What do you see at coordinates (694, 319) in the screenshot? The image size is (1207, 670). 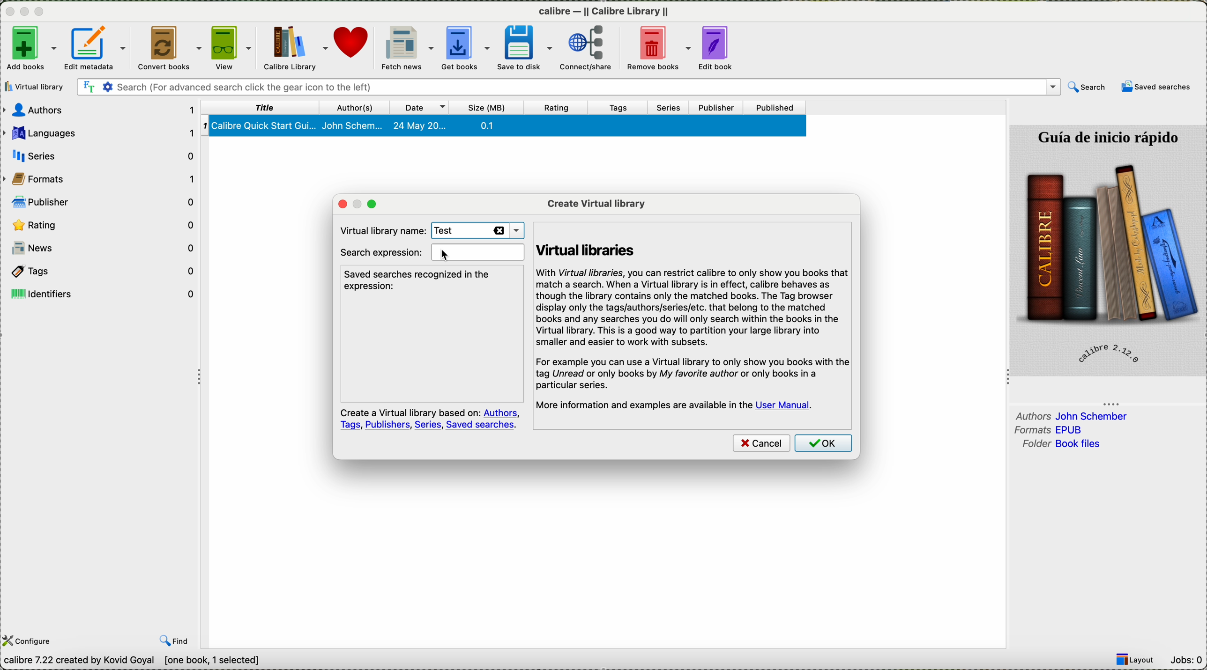 I see `virtual libraries with virtual libraries you can resist Callibre to only show you books that match a search .when a virtual library is in effect ,Callibre behave as  though the library contains only the match books. t tag browser display only tha lags that belong to the match book that you have searched in books in virtual library.this is good way to partition your bigg library into small parts and works in subset.more information and examples are available in user manual.` at bounding box center [694, 319].